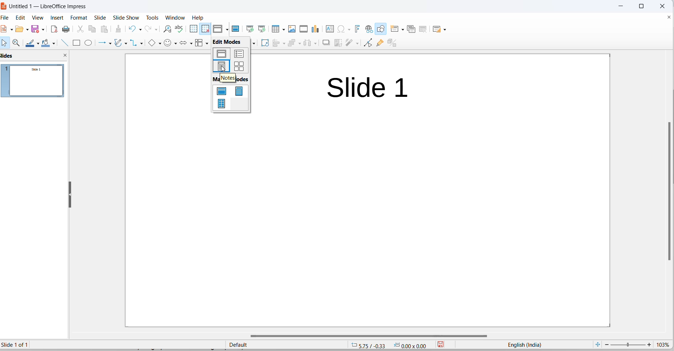  I want to click on block arrows options, so click(191, 43).